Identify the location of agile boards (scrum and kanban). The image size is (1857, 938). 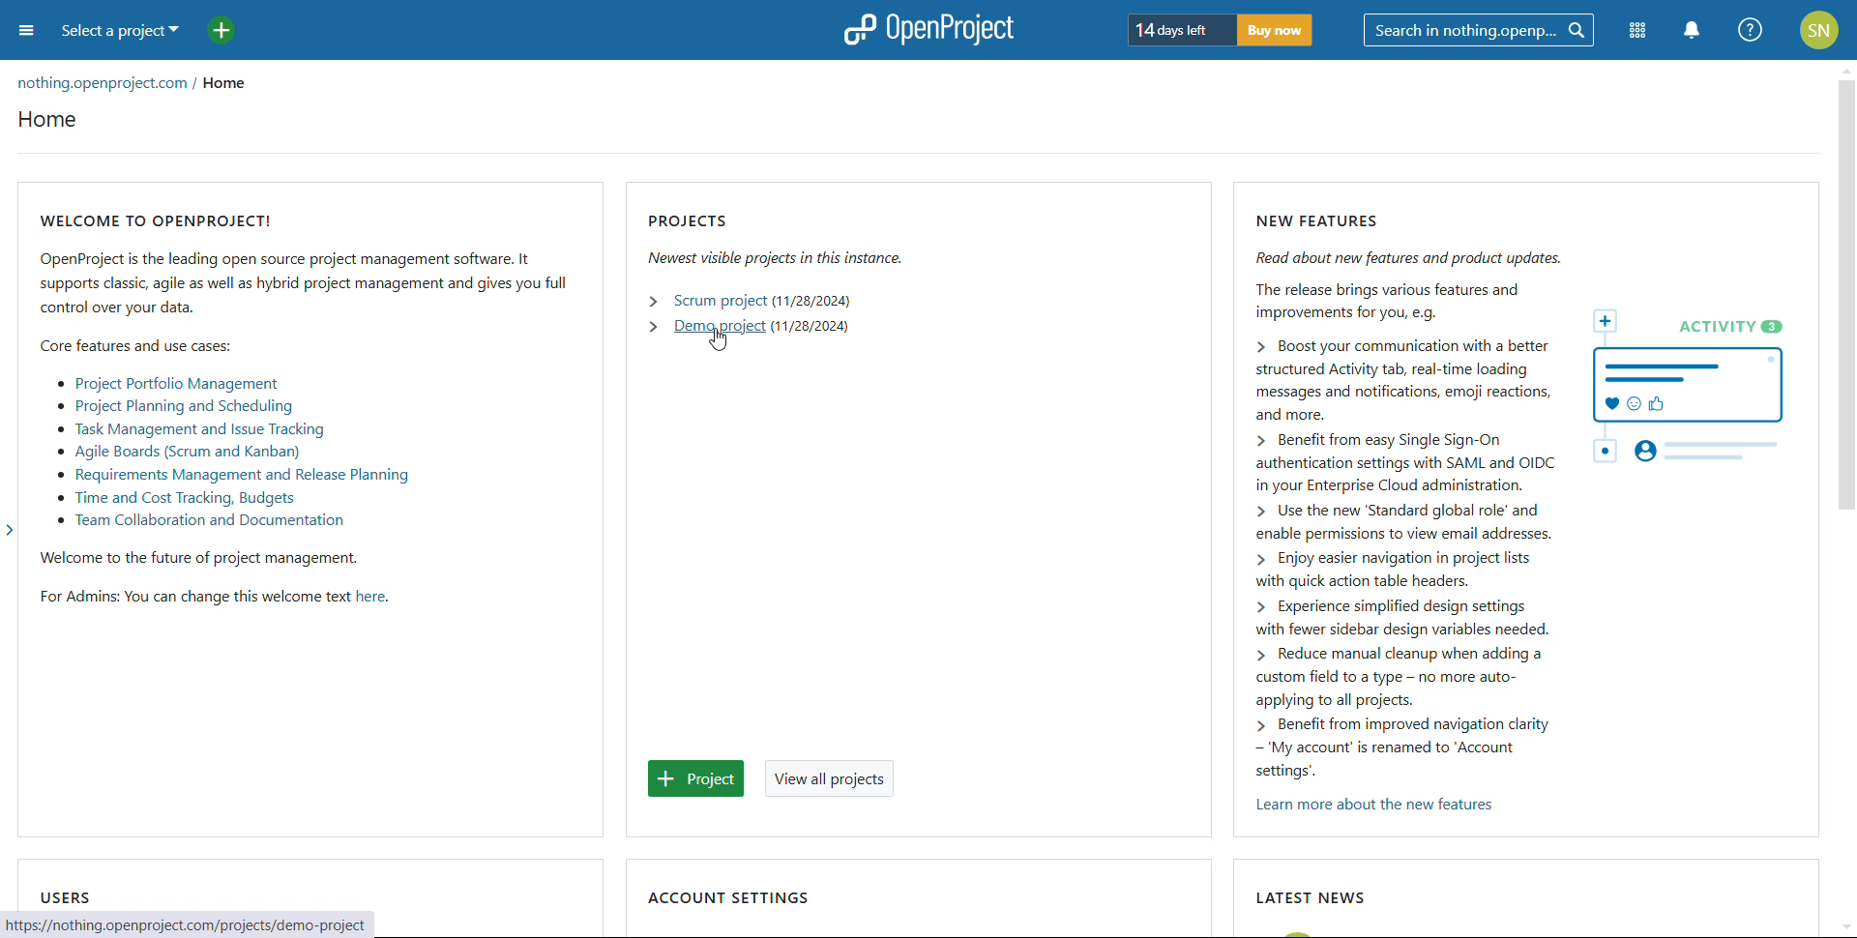
(177, 453).